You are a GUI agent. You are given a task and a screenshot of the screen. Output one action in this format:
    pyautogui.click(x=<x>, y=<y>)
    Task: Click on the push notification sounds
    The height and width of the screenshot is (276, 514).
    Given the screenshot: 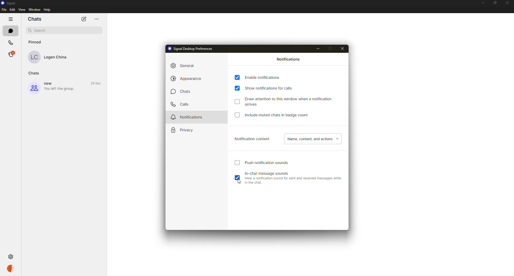 What is the action you would take?
    pyautogui.click(x=266, y=162)
    